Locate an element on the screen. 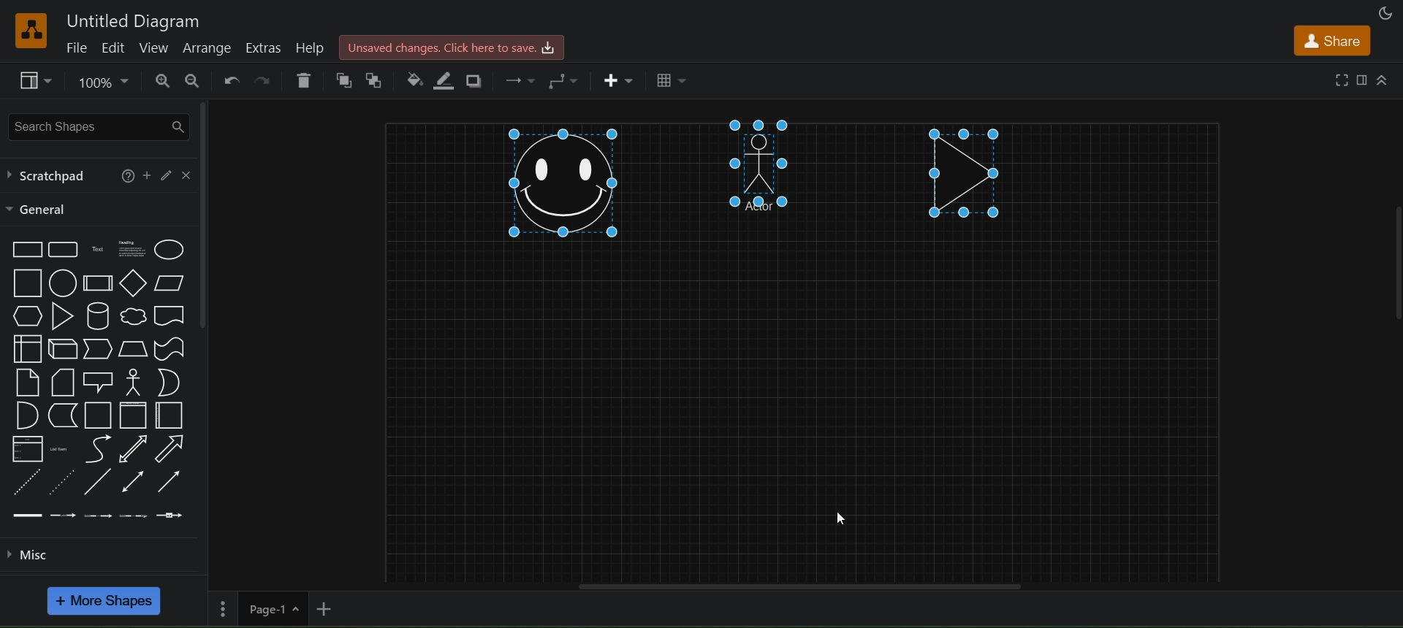 Image resolution: width=1403 pixels, height=628 pixels. vertical container is located at coordinates (133, 416).